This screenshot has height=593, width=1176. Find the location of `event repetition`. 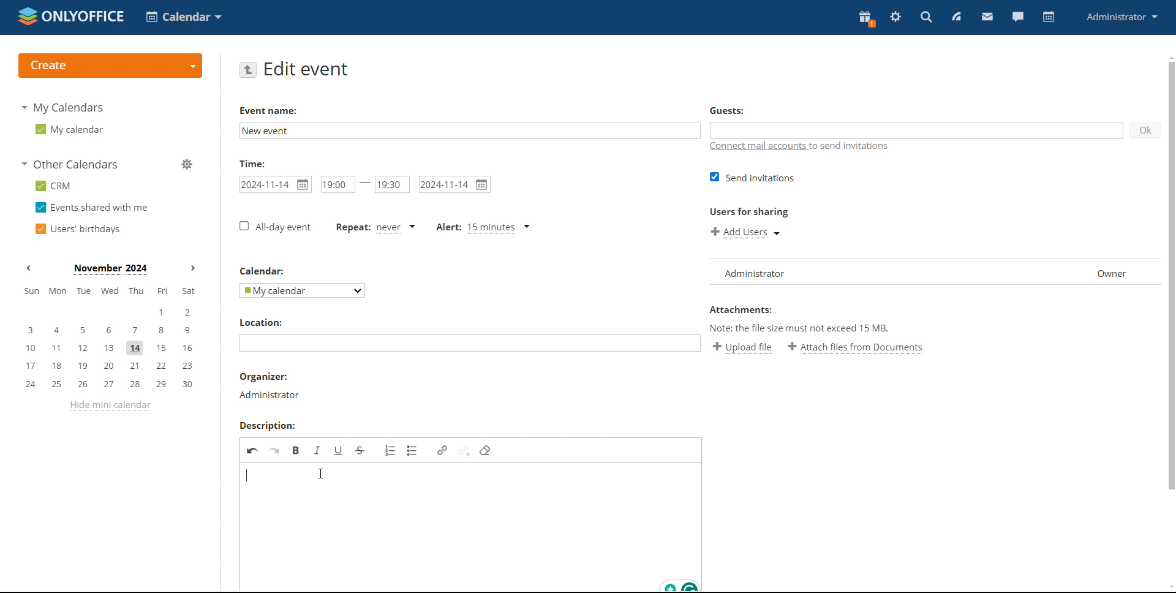

event repetition is located at coordinates (376, 227).